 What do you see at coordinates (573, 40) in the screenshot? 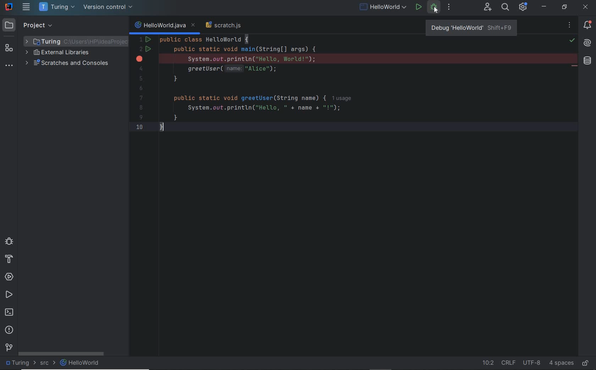
I see `no problems highlighted` at bounding box center [573, 40].